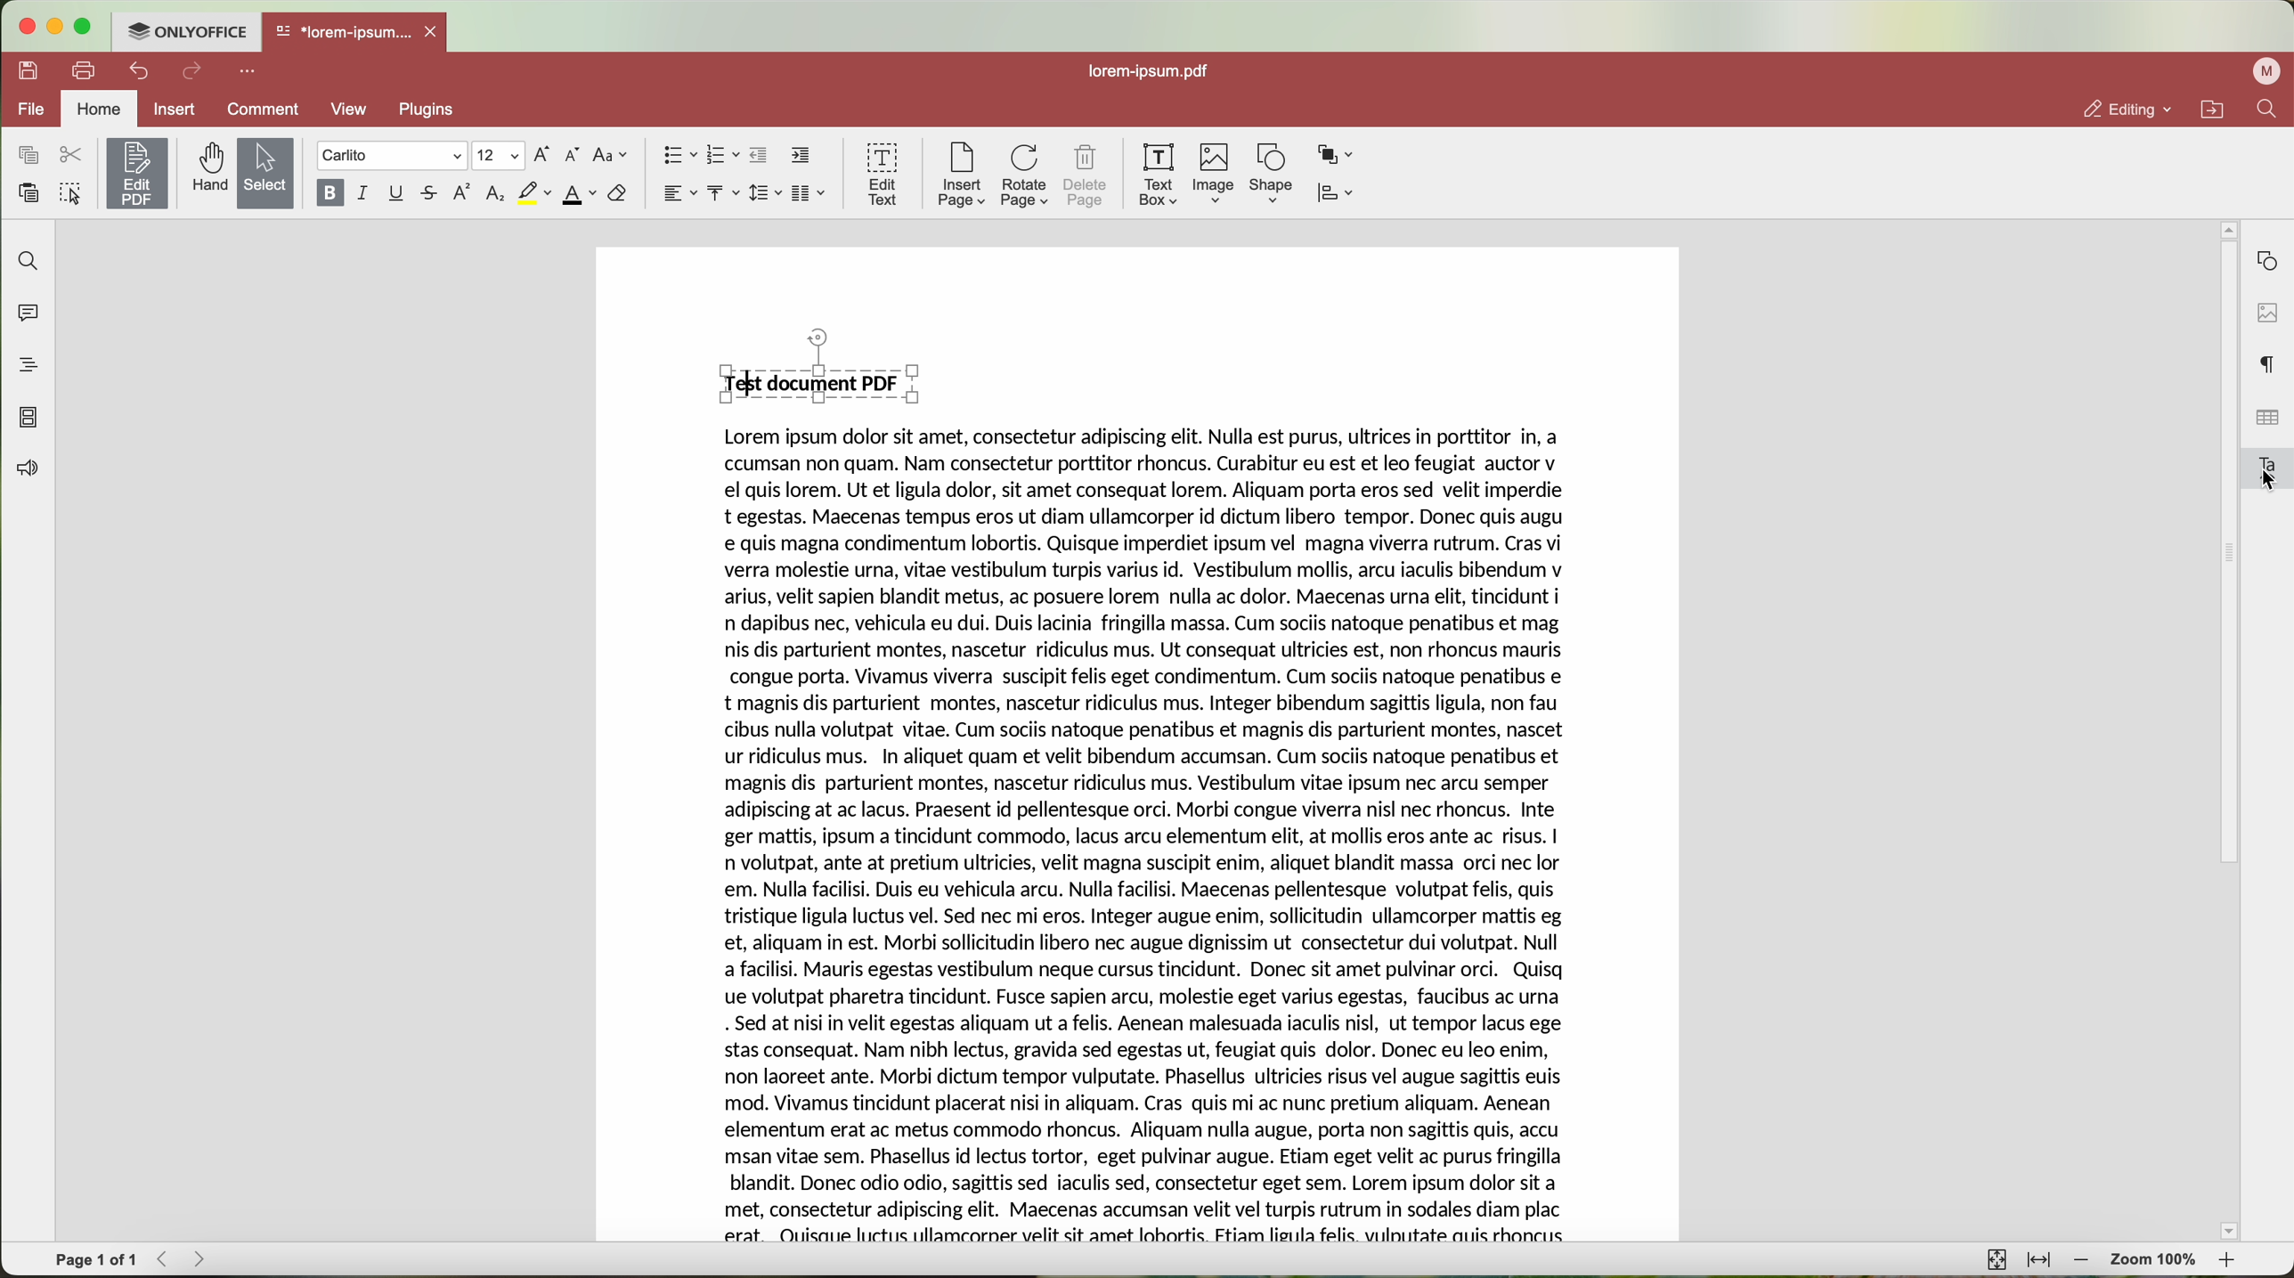  What do you see at coordinates (679, 155) in the screenshot?
I see `bullets` at bounding box center [679, 155].